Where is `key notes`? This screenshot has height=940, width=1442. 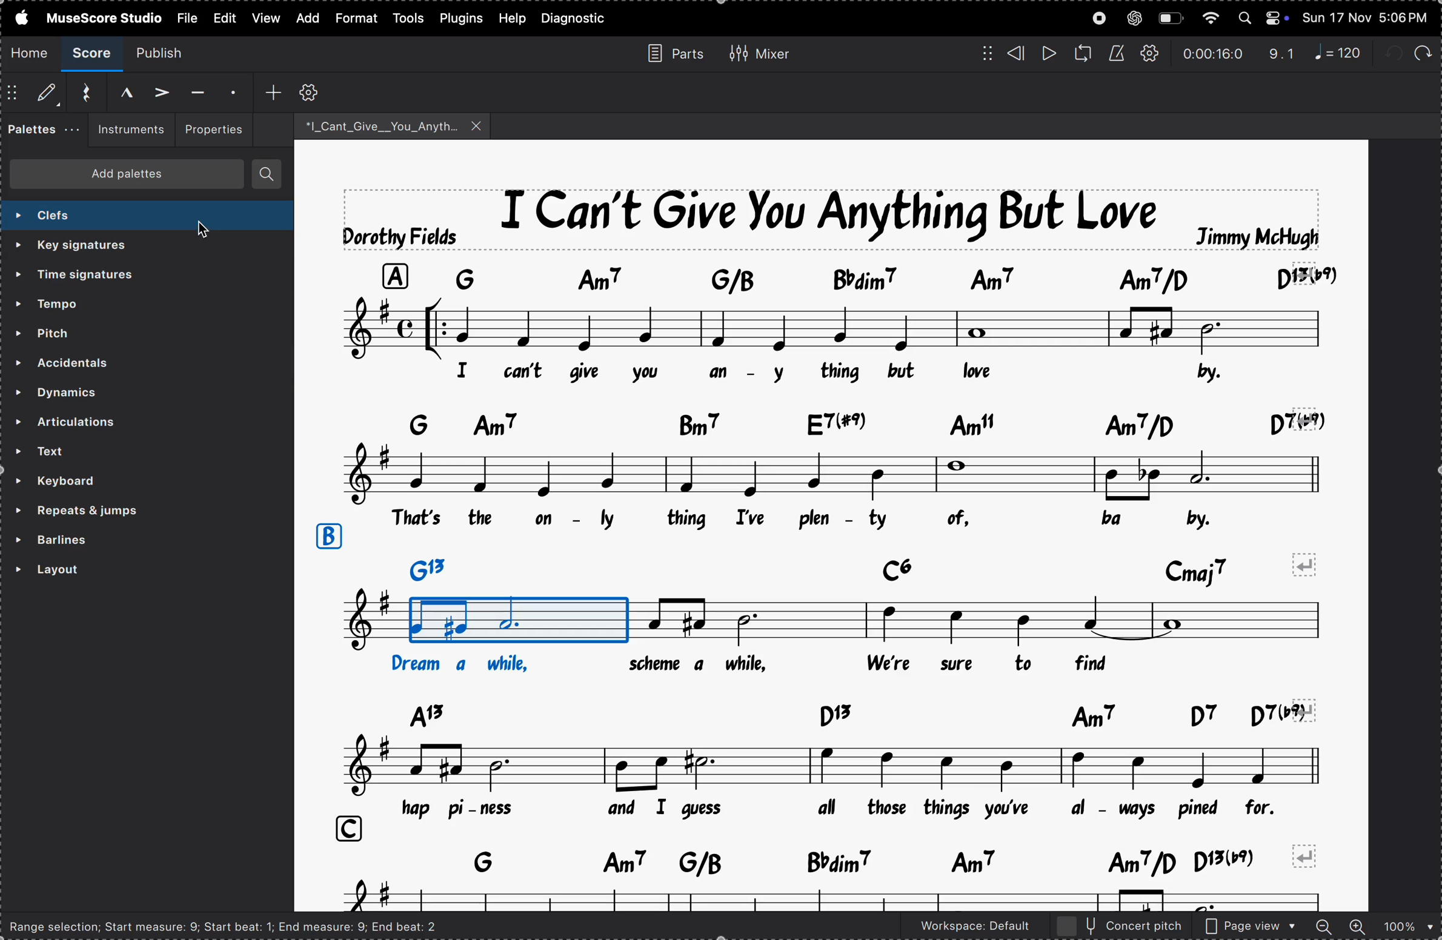
key notes is located at coordinates (836, 861).